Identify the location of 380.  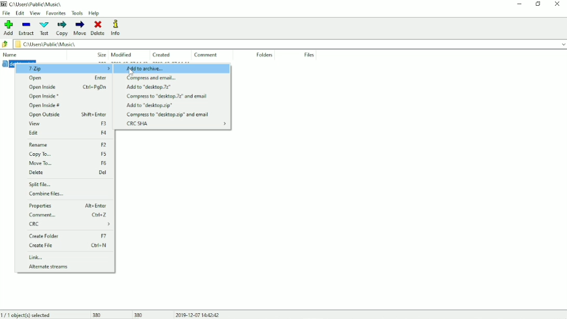
(139, 314).